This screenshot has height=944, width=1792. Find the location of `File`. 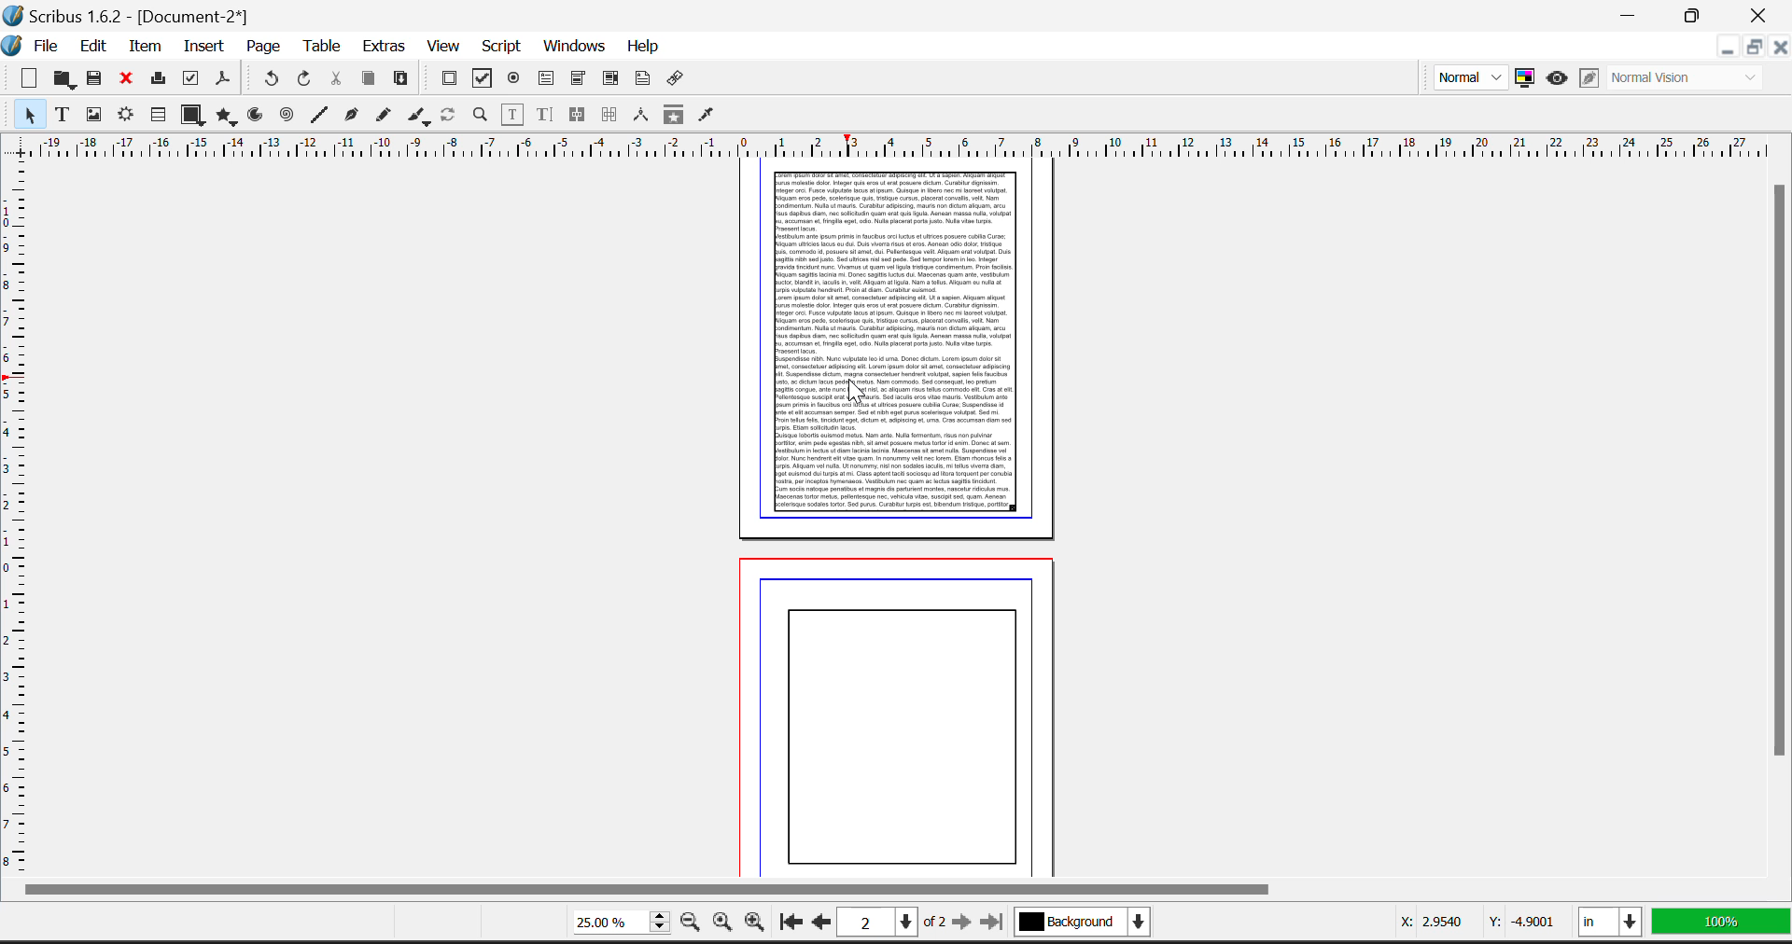

File is located at coordinates (51, 48).